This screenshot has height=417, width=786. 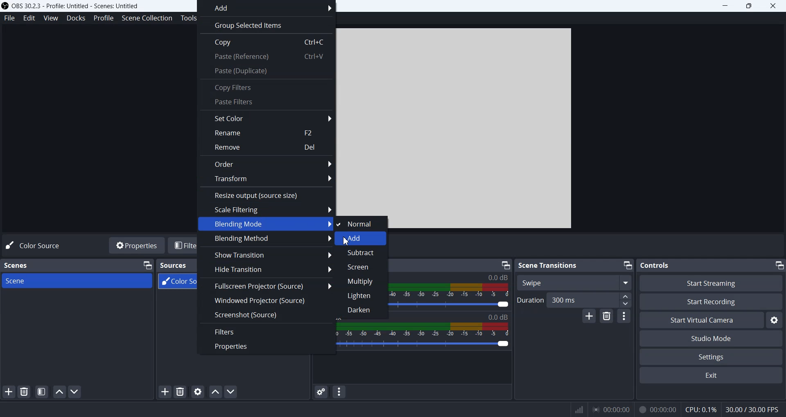 What do you see at coordinates (266, 147) in the screenshot?
I see `Remove` at bounding box center [266, 147].